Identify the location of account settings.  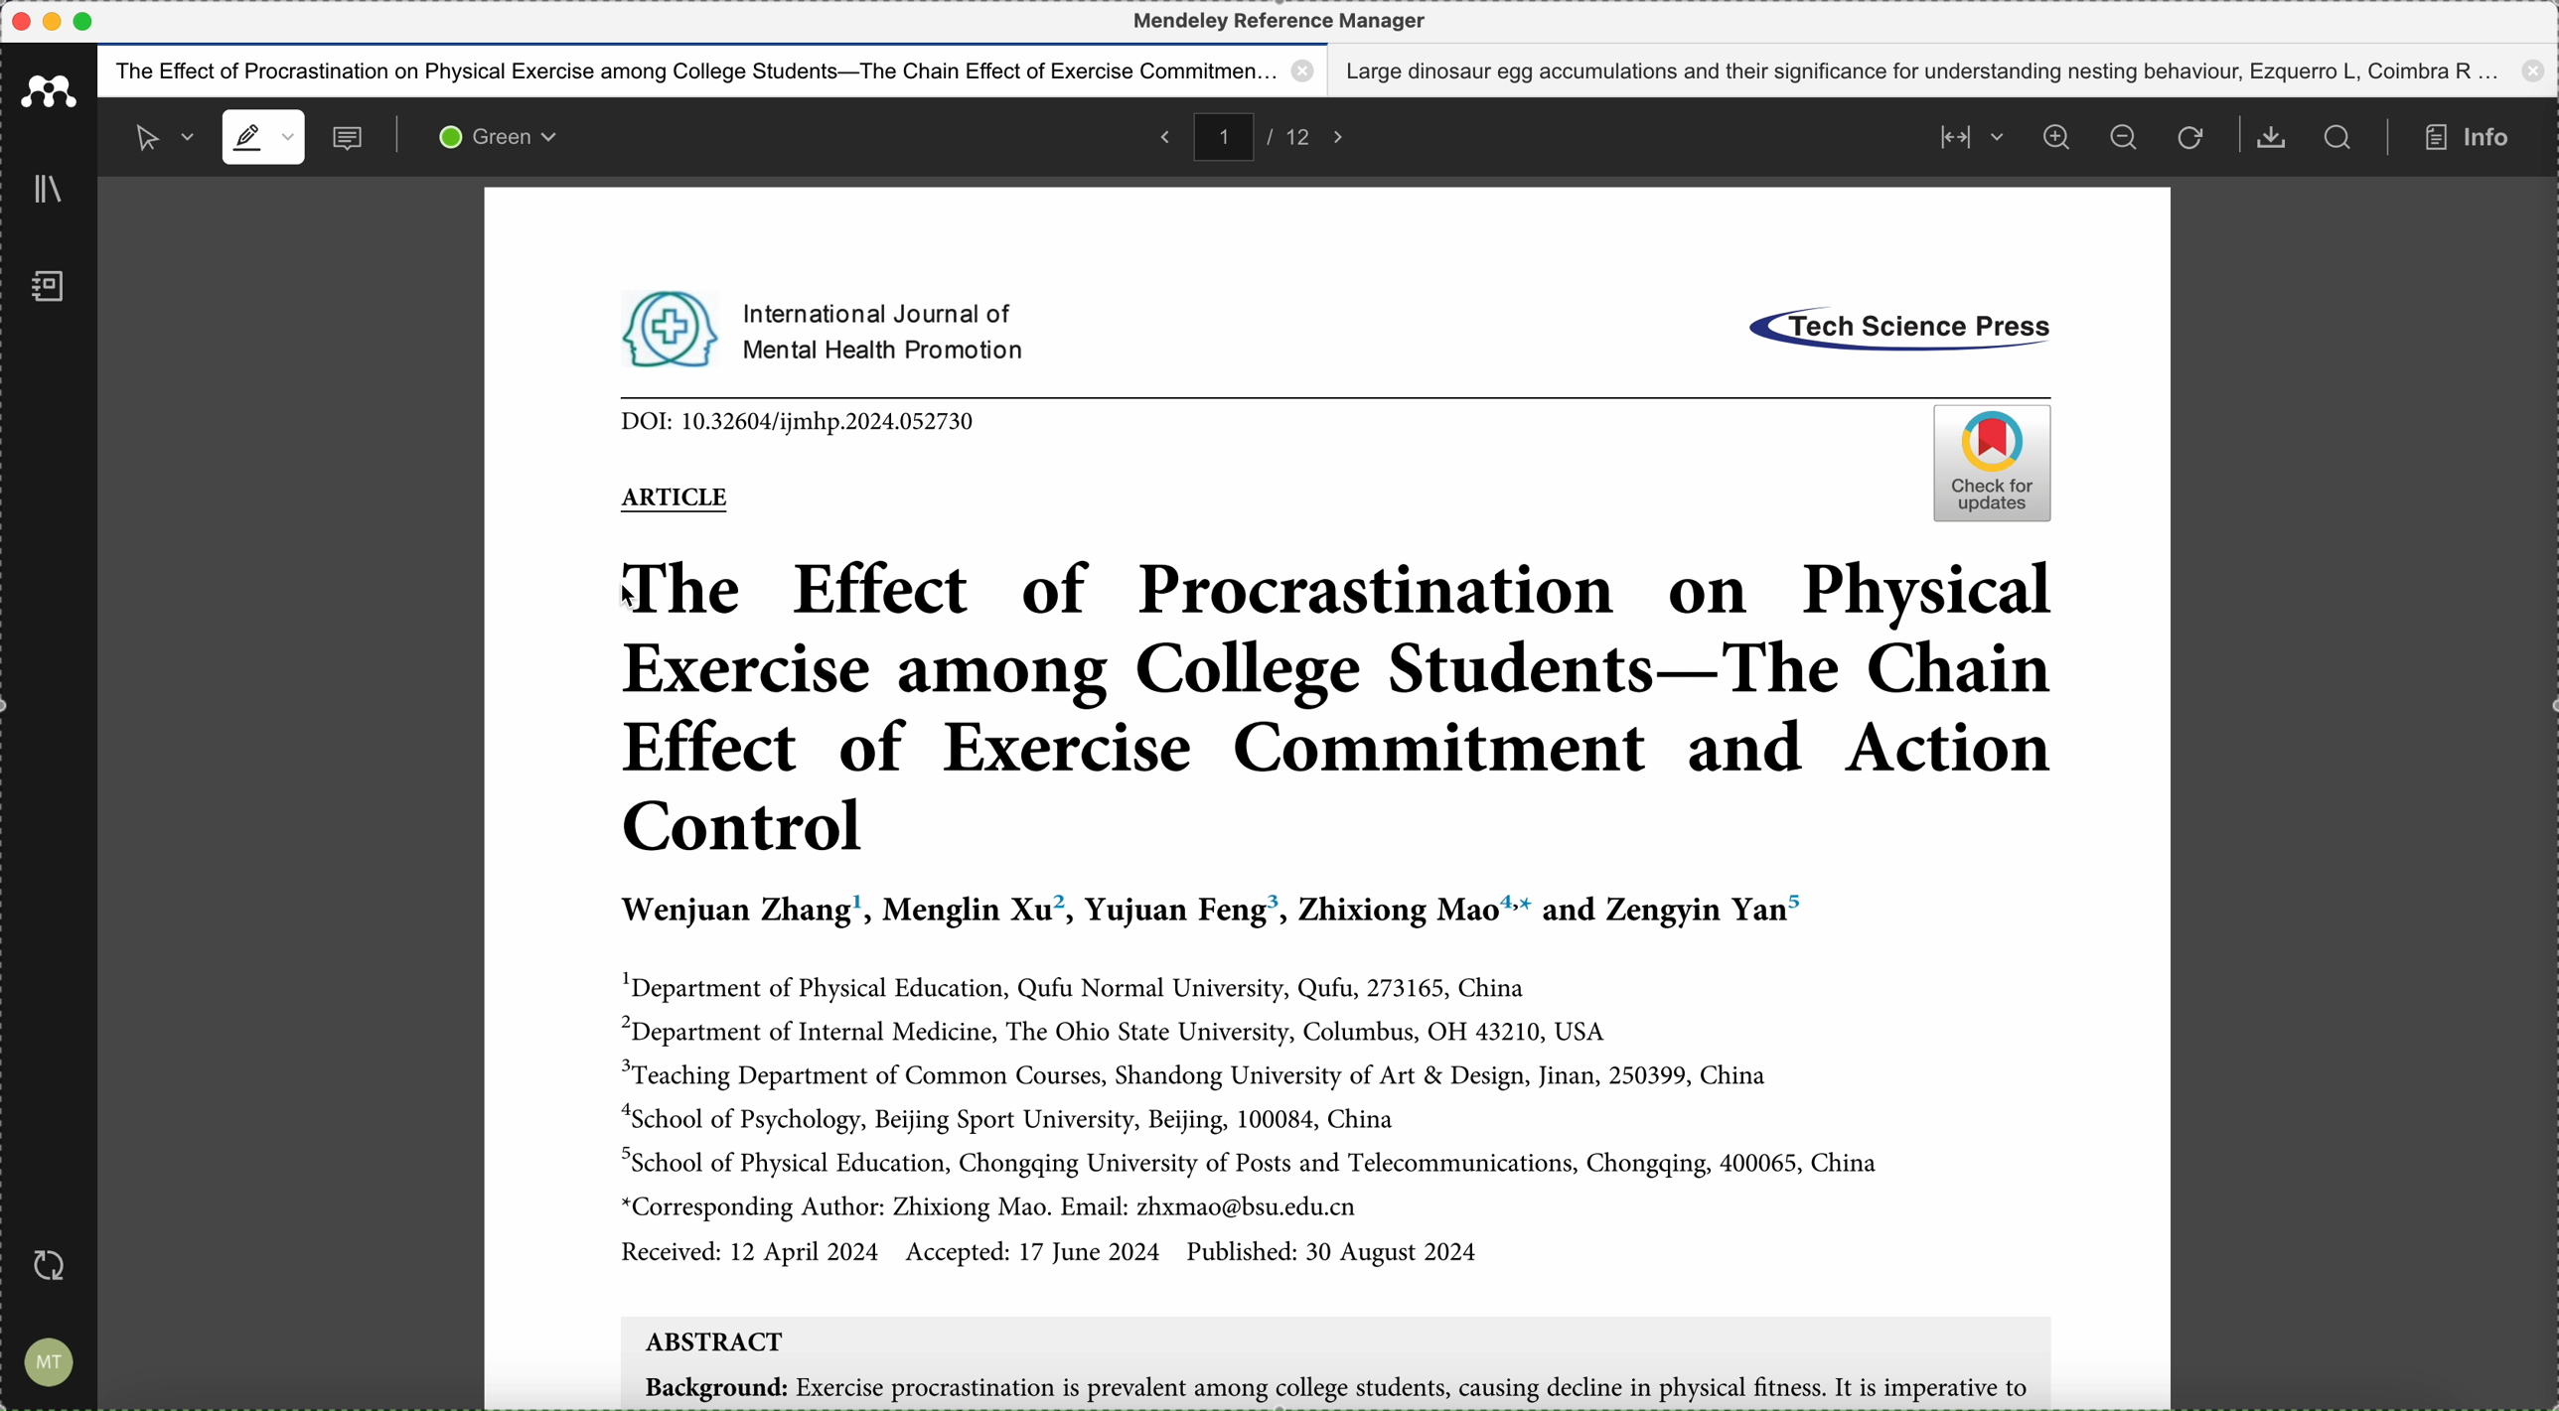
(50, 1358).